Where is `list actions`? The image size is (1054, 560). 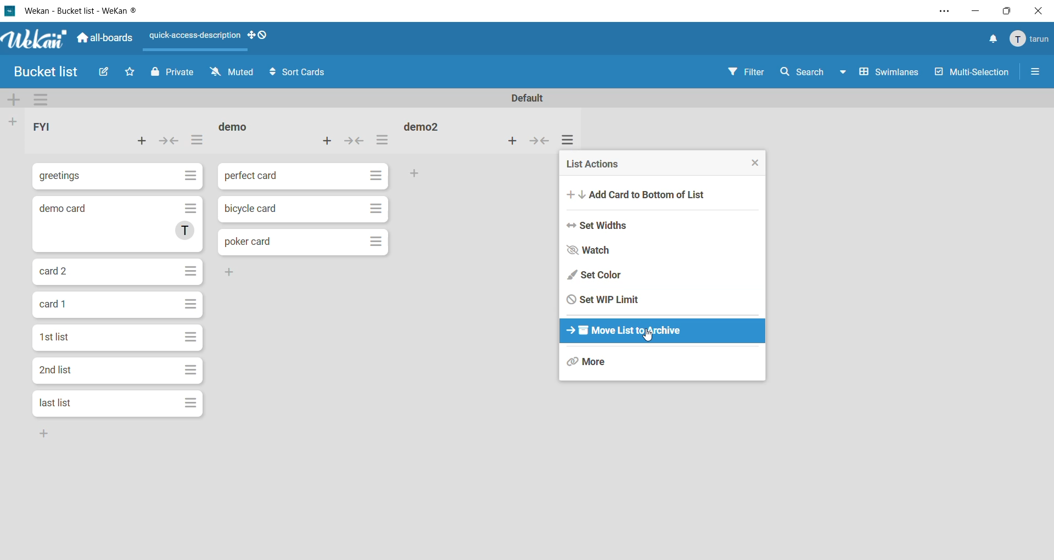 list actions is located at coordinates (386, 141).